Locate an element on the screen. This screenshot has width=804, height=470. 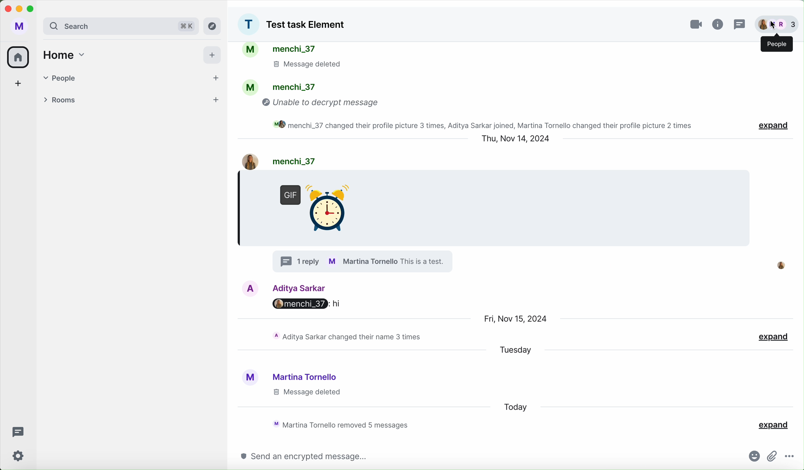
user profile is located at coordinates (19, 26).